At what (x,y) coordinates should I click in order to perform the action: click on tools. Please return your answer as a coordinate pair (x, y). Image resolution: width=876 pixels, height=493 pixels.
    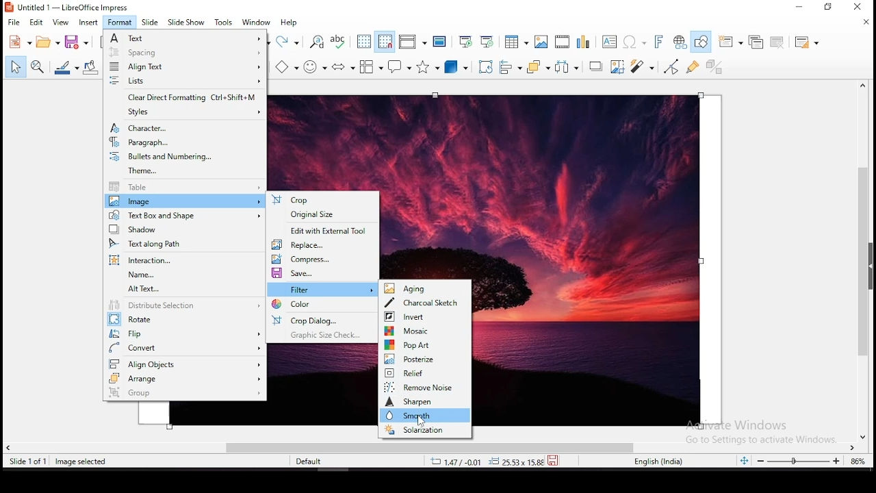
    Looking at the image, I should click on (223, 22).